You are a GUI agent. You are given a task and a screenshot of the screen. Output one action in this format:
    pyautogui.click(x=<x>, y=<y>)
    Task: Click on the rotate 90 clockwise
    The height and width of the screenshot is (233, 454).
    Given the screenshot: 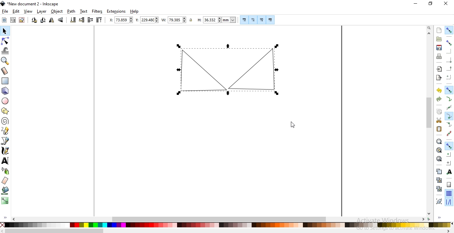 What is the action you would take?
    pyautogui.click(x=43, y=20)
    